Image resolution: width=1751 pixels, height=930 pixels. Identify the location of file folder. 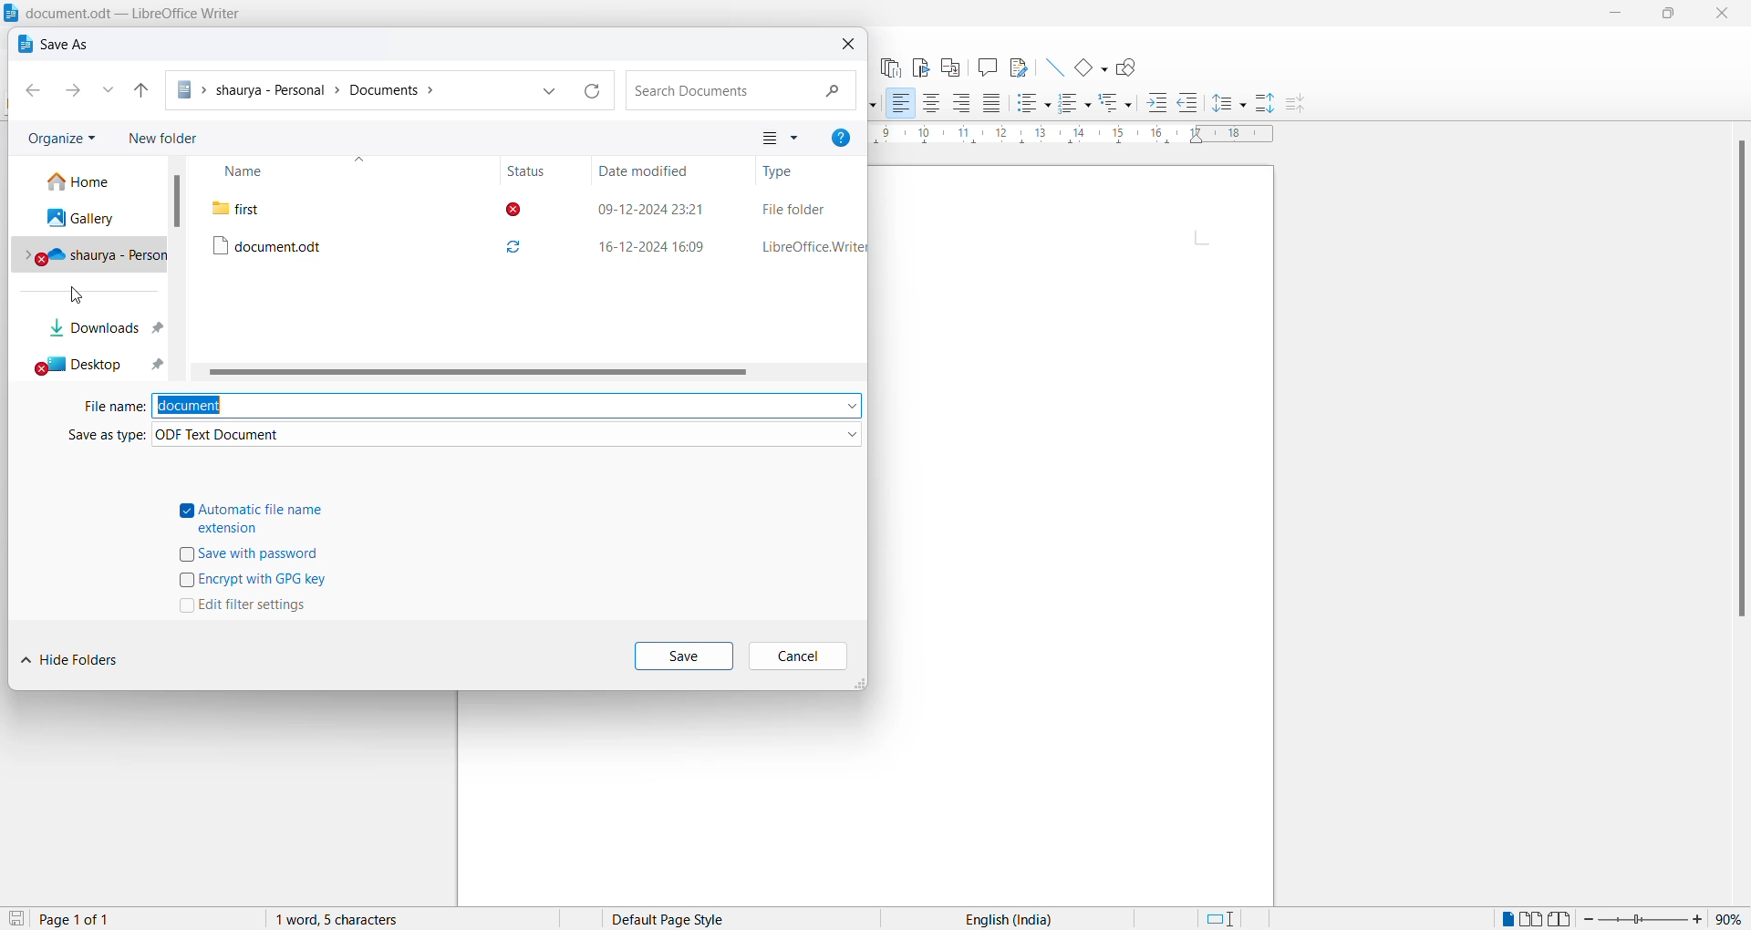
(795, 206).